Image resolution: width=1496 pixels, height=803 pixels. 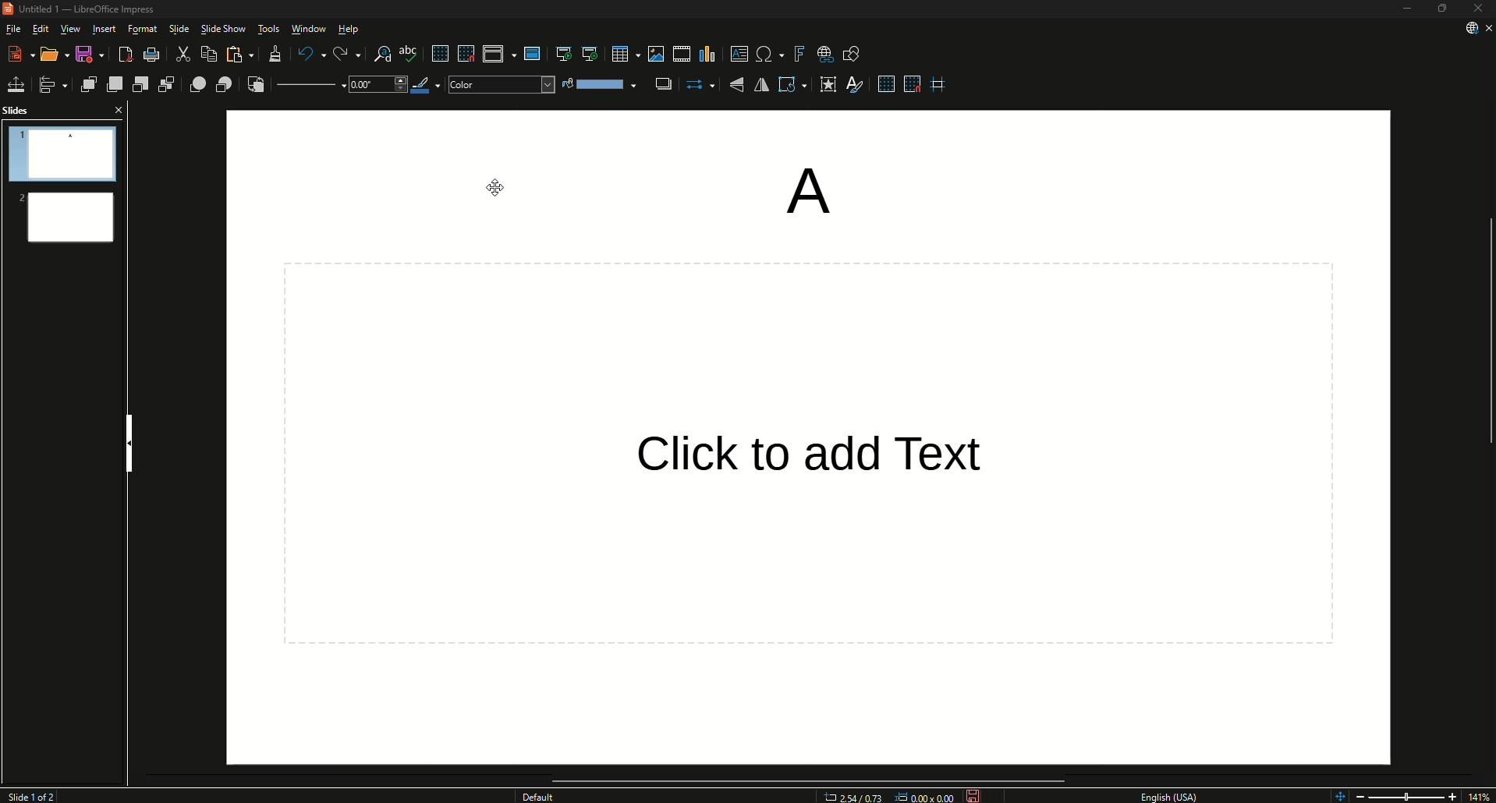 I want to click on Slide 1 Preview, so click(x=64, y=154).